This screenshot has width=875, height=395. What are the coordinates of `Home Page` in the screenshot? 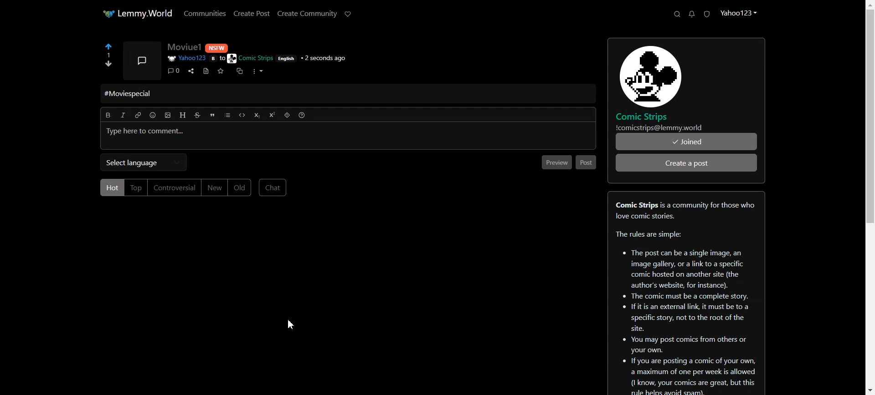 It's located at (134, 14).